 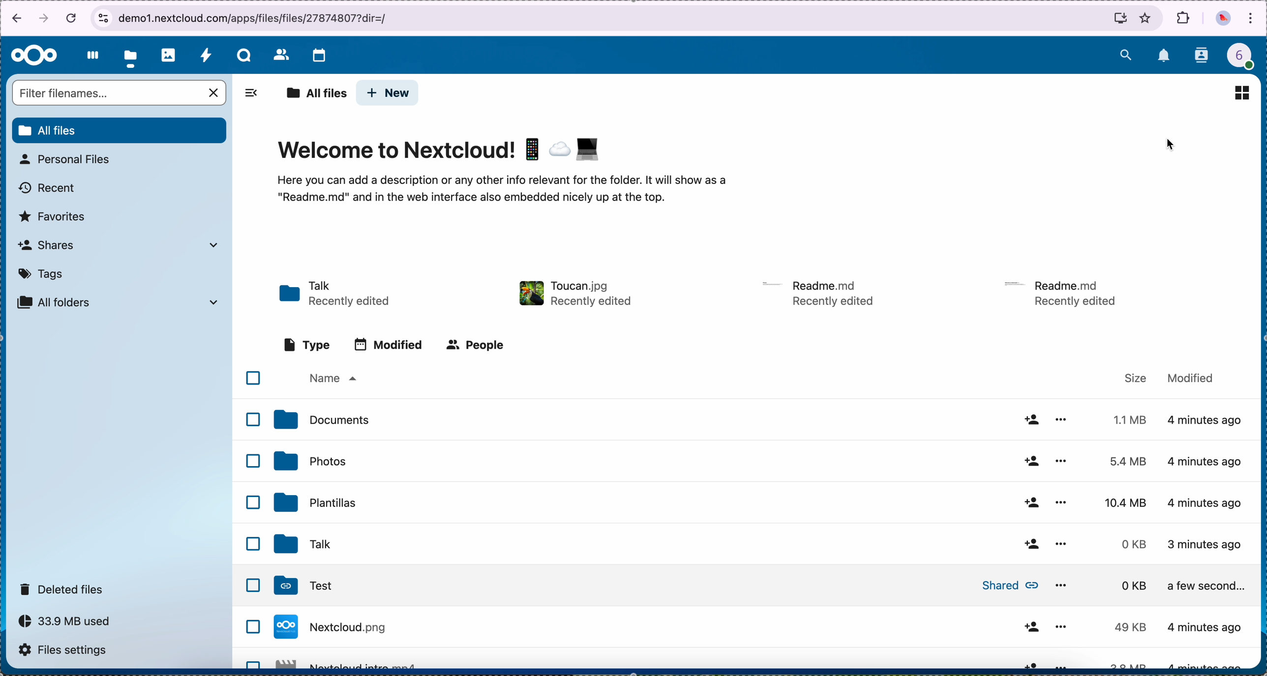 What do you see at coordinates (1165, 57) in the screenshot?
I see `notifications` at bounding box center [1165, 57].